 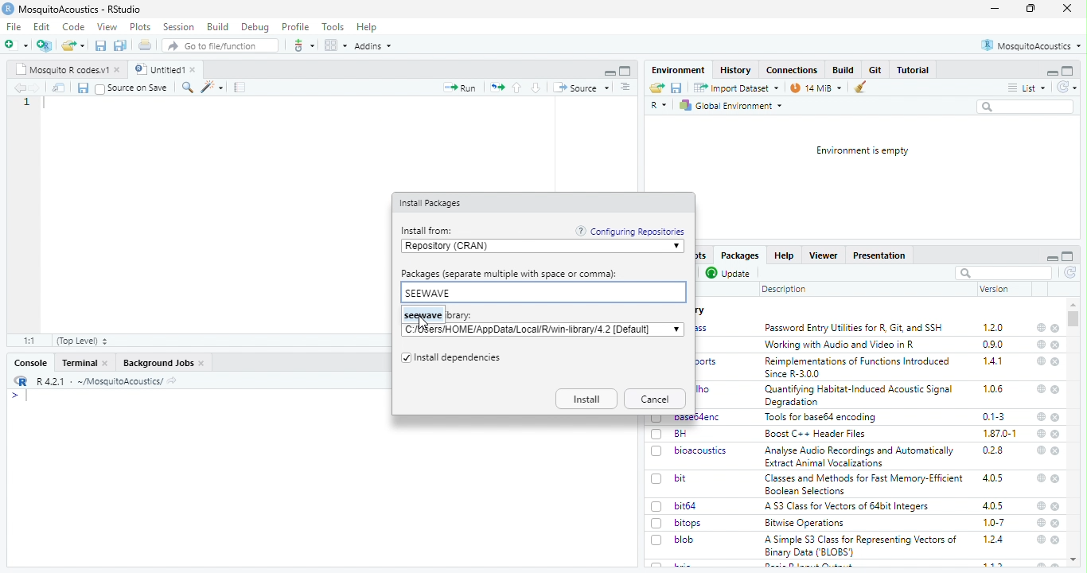 What do you see at coordinates (372, 46) in the screenshot?
I see `Addins ` at bounding box center [372, 46].